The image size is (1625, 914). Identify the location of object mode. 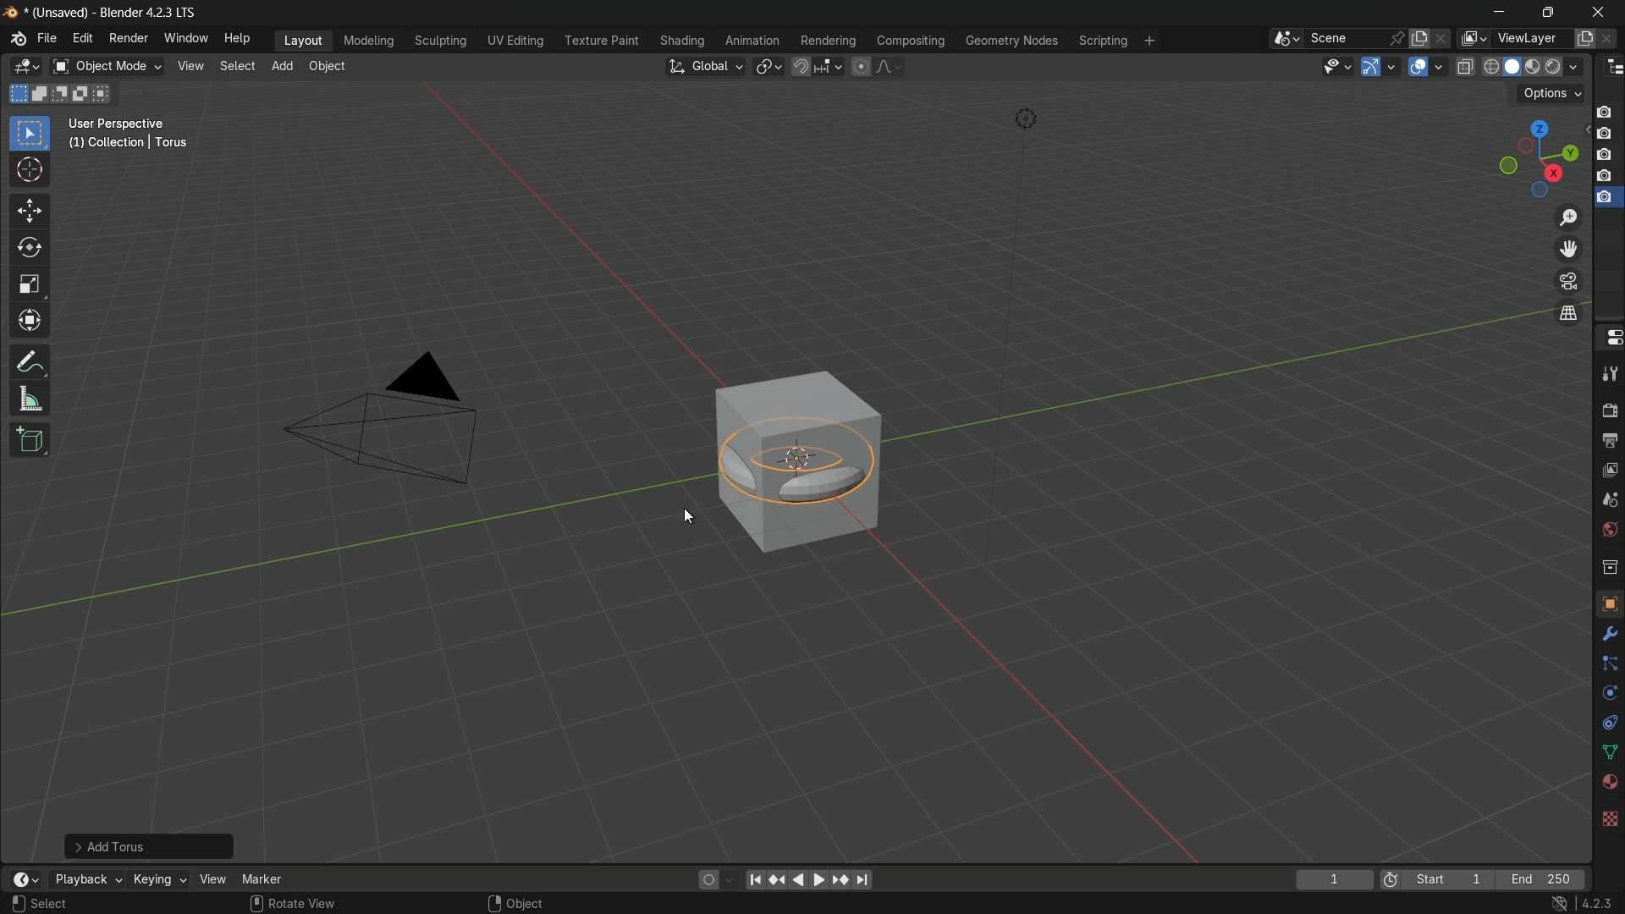
(107, 67).